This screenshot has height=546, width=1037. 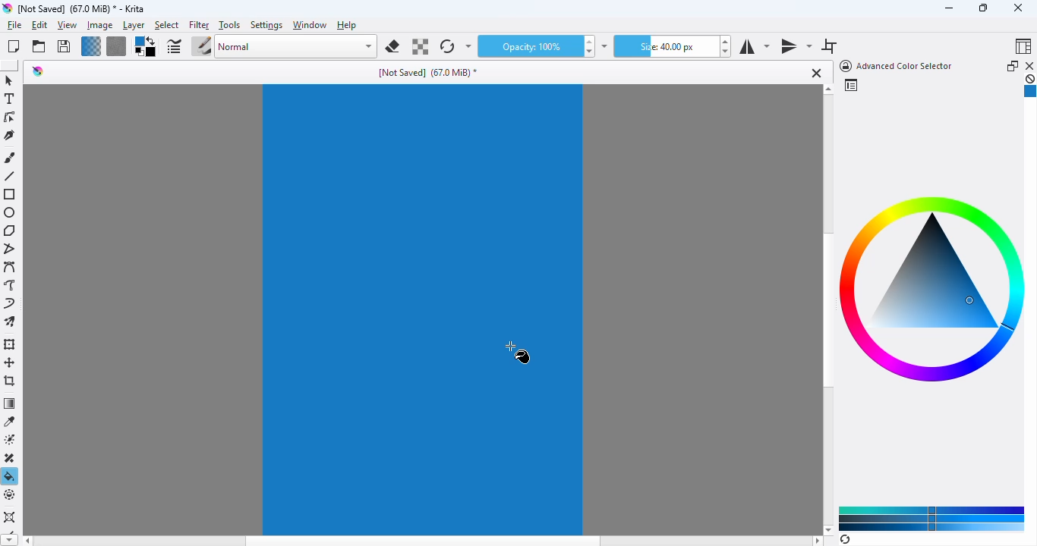 What do you see at coordinates (7, 8) in the screenshot?
I see `logo` at bounding box center [7, 8].